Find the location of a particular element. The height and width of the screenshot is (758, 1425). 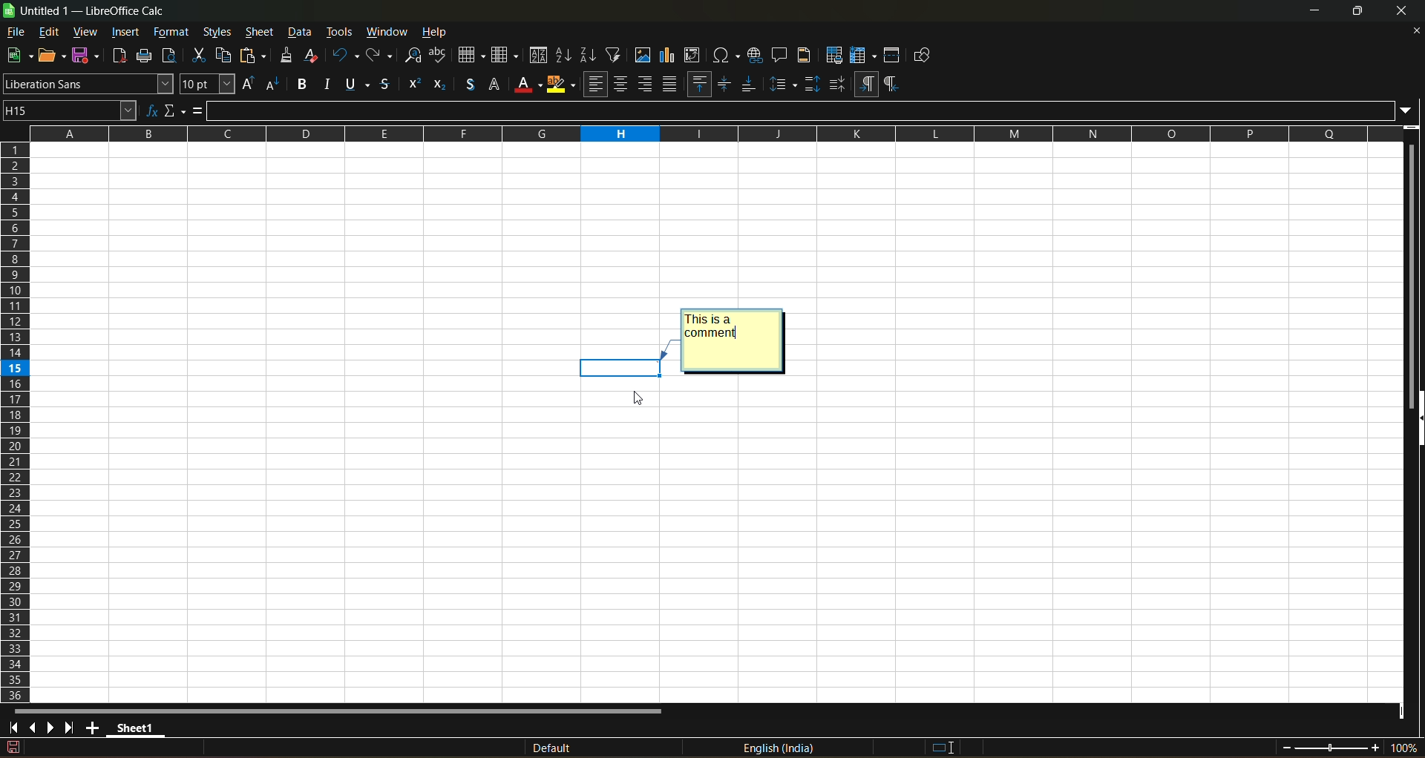

close is located at coordinates (1403, 12).